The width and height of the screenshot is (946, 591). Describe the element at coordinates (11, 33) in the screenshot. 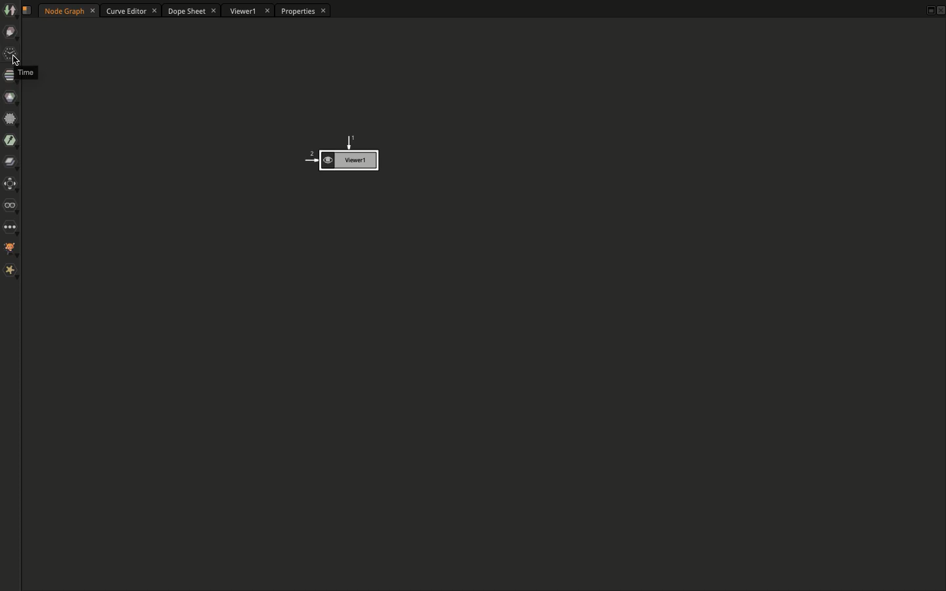

I see `Draw` at that location.